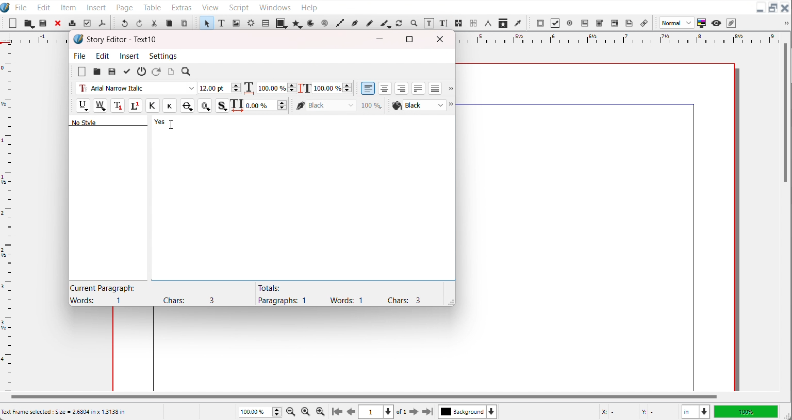 The height and width of the screenshot is (420, 792). Describe the element at coordinates (376, 412) in the screenshot. I see `Select current page` at that location.